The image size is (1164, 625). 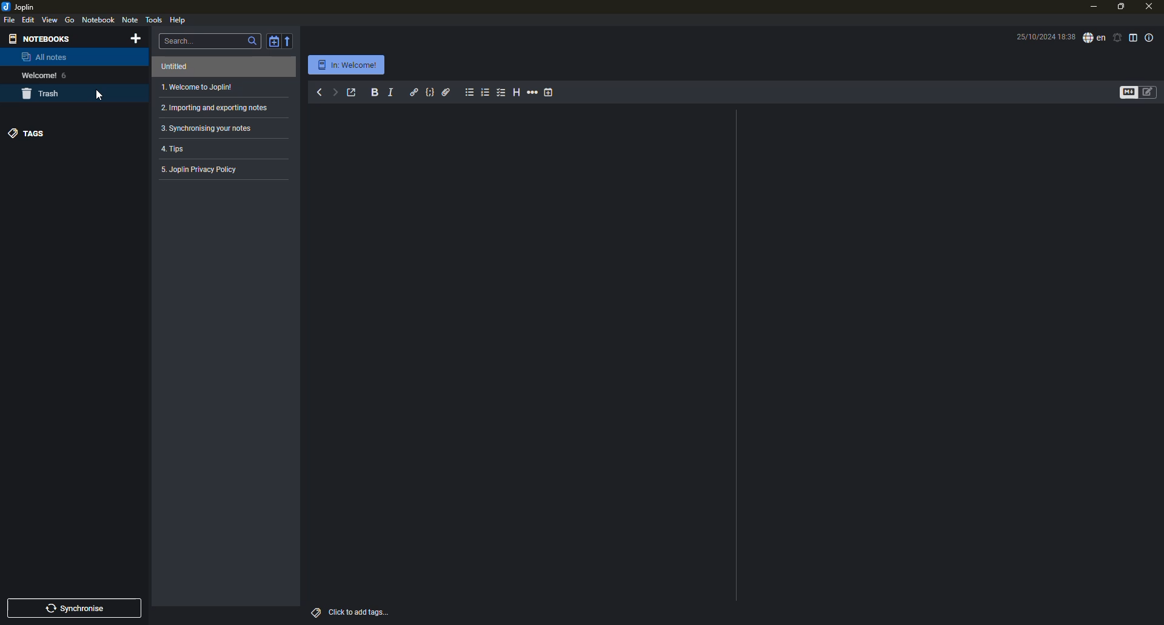 I want to click on toggle sort order field, so click(x=273, y=41).